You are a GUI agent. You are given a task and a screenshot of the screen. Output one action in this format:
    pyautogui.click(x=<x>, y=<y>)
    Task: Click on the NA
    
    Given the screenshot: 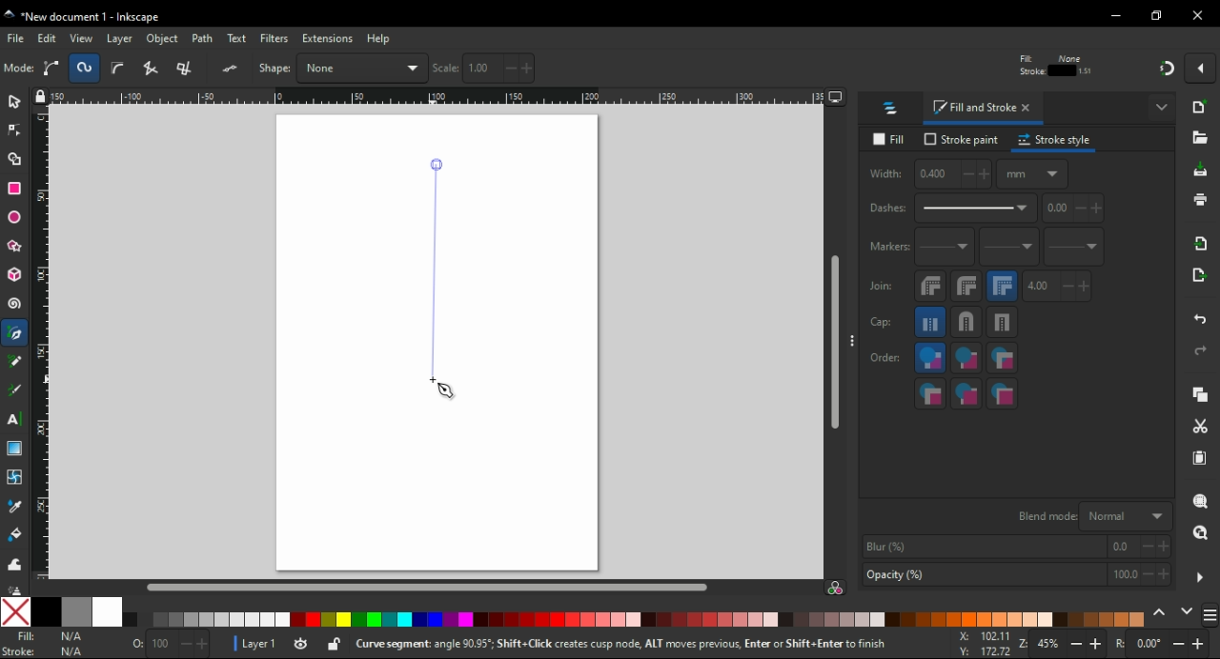 What is the action you would take?
    pyautogui.click(x=71, y=644)
    